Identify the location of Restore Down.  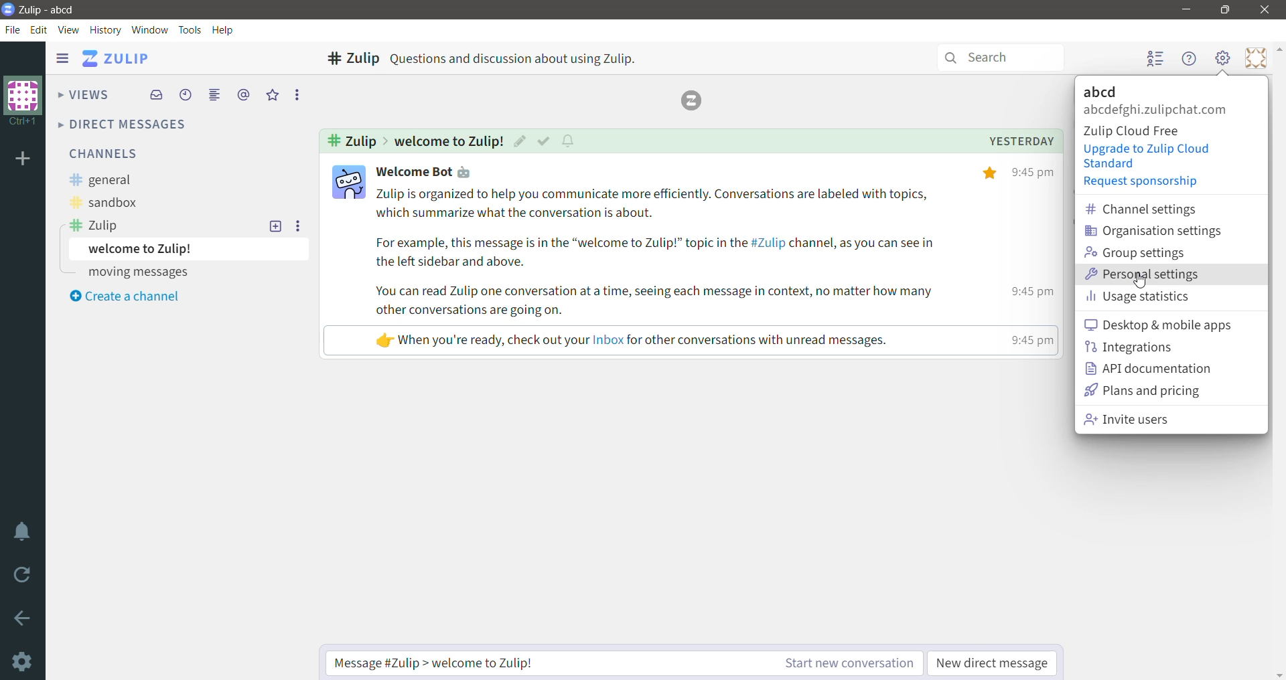
(1228, 10).